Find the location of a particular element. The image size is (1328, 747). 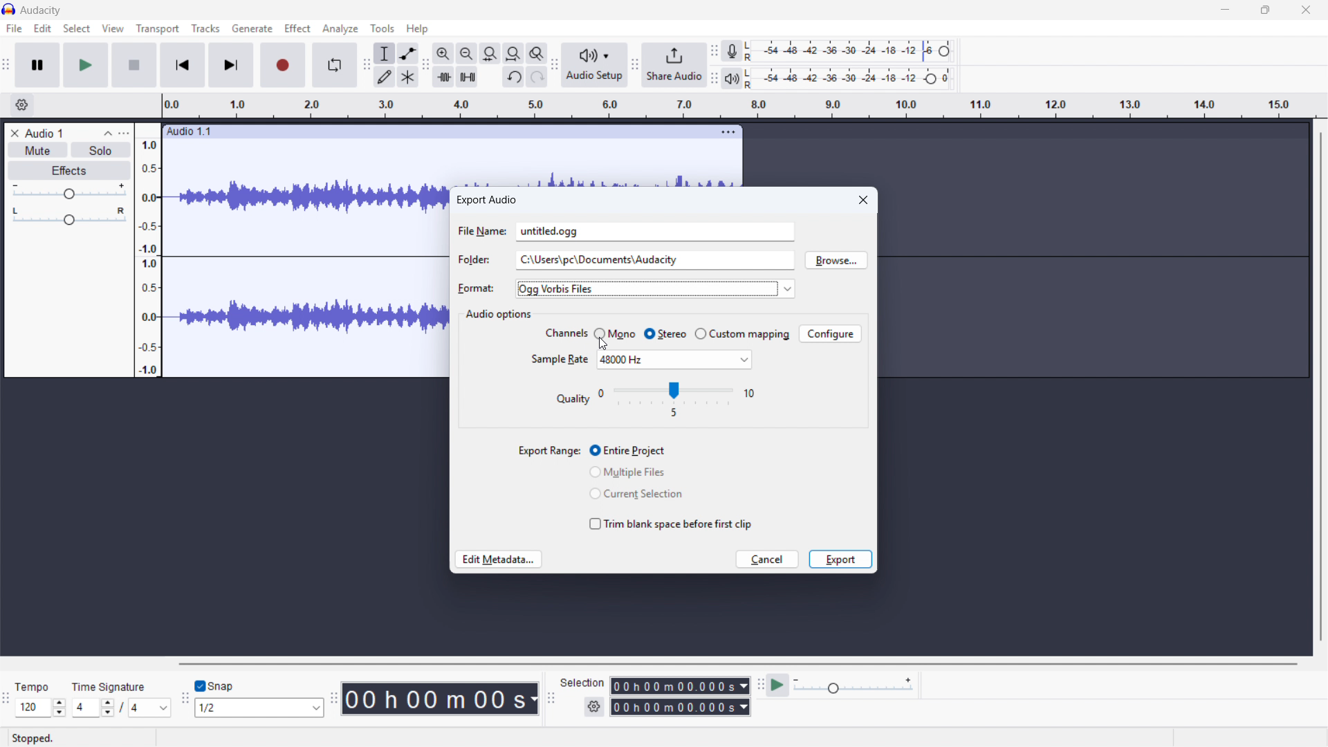

/ is located at coordinates (123, 707).